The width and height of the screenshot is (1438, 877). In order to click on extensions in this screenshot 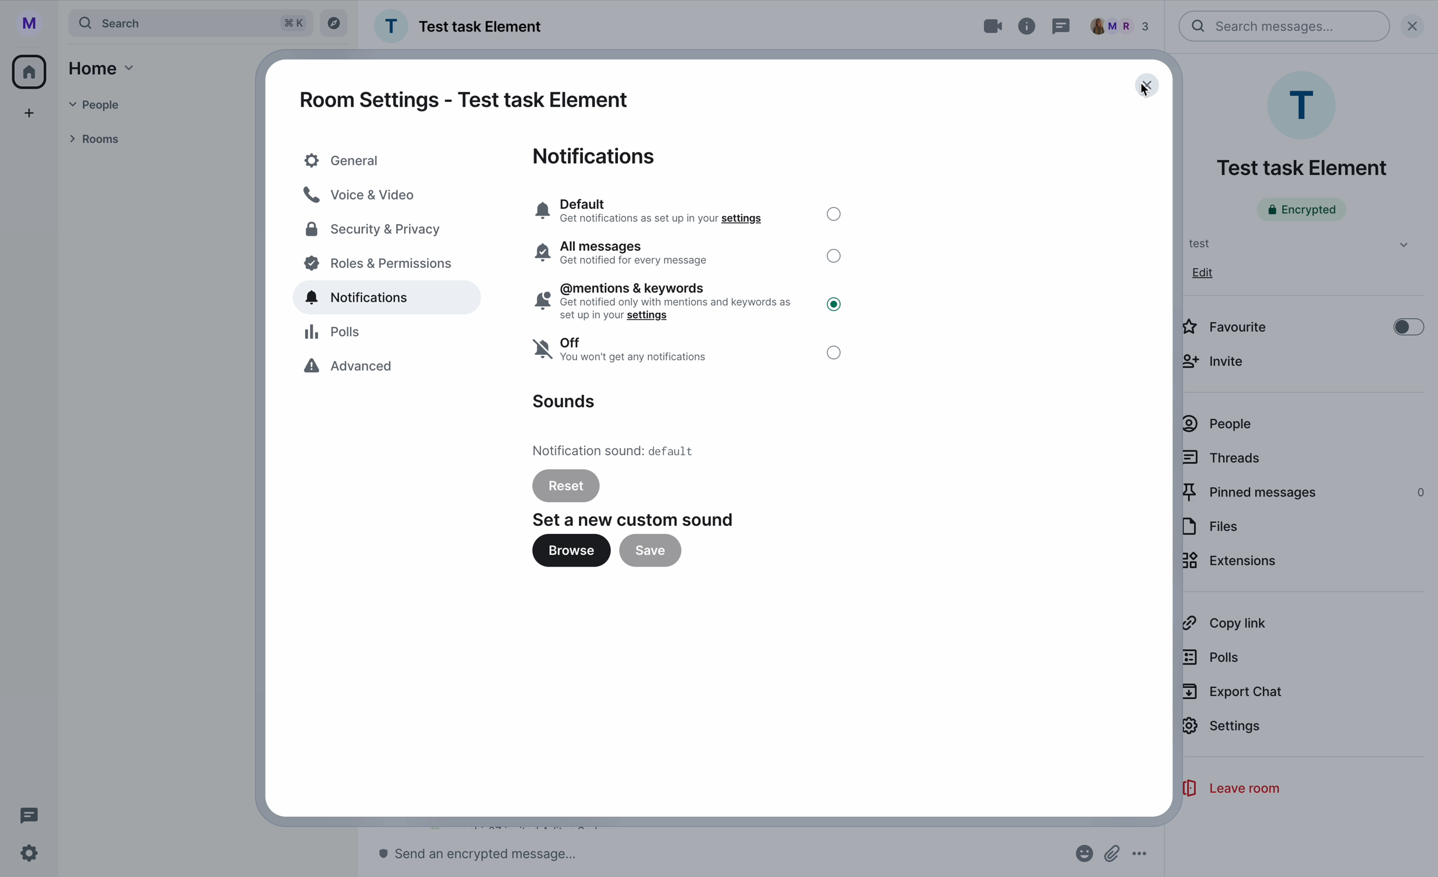, I will do `click(1231, 563)`.